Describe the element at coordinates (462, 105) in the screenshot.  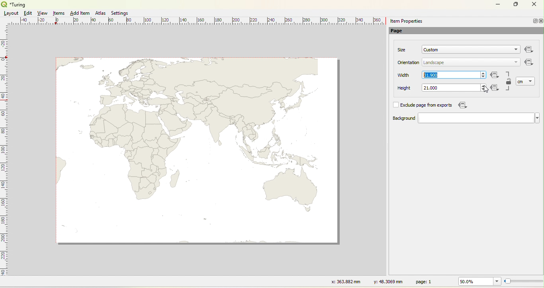
I see `Icon` at that location.